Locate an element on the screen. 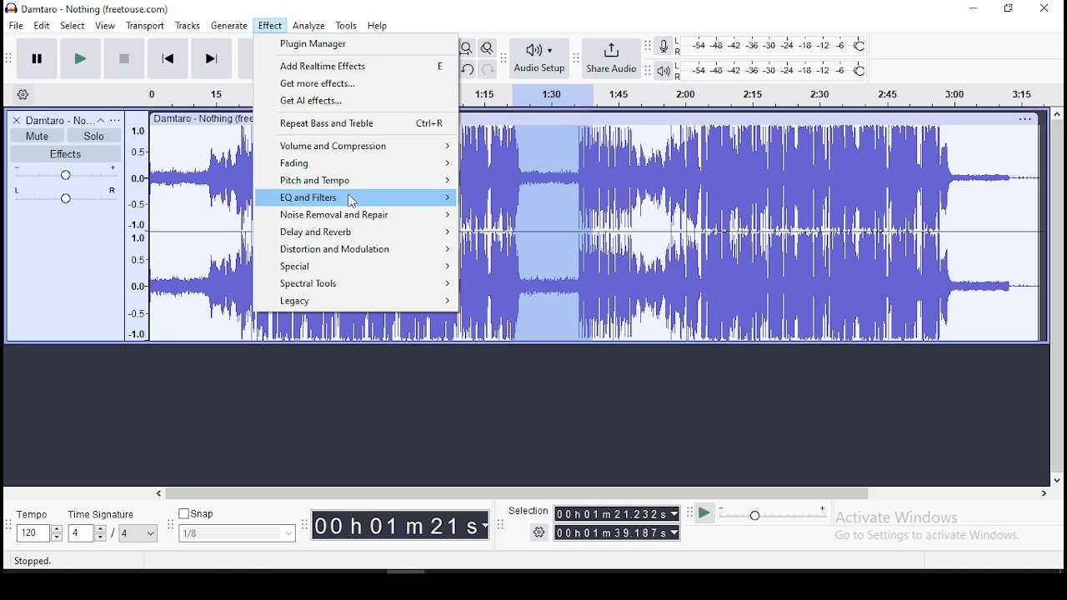  audio track is located at coordinates (751, 177).